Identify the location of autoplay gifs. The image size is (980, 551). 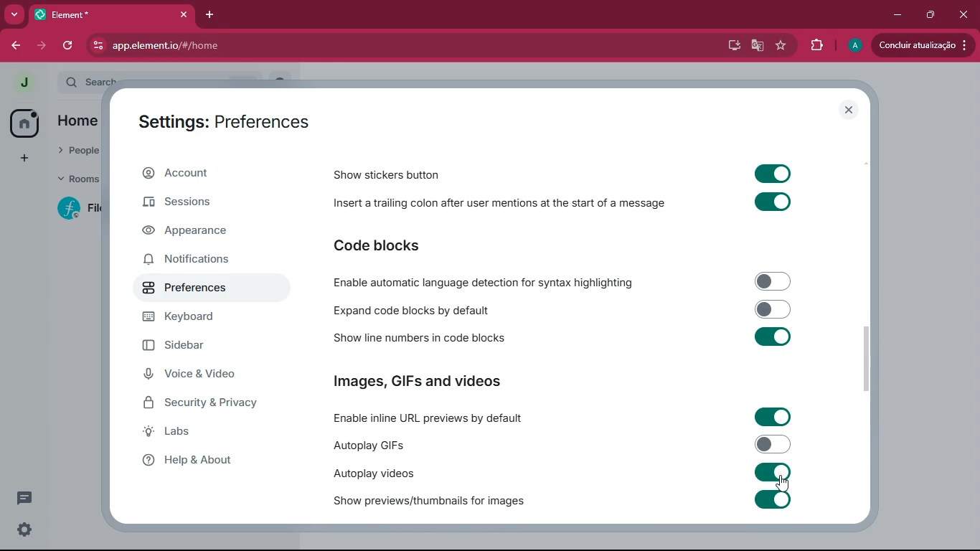
(367, 445).